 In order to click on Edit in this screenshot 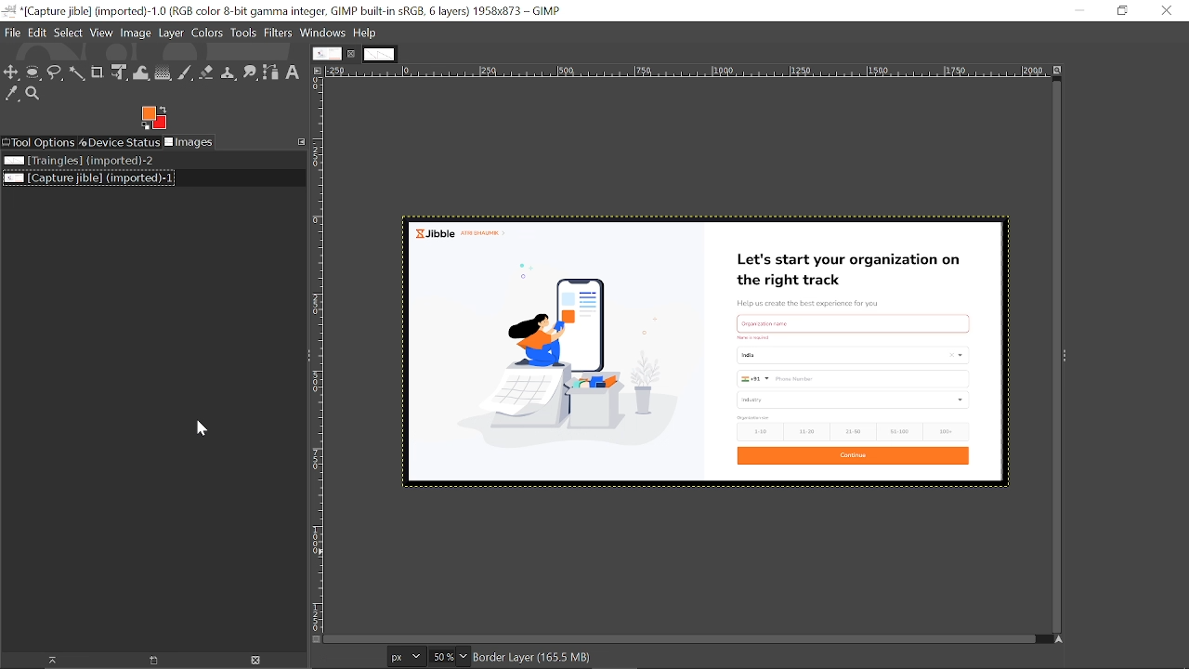, I will do `click(37, 33)`.